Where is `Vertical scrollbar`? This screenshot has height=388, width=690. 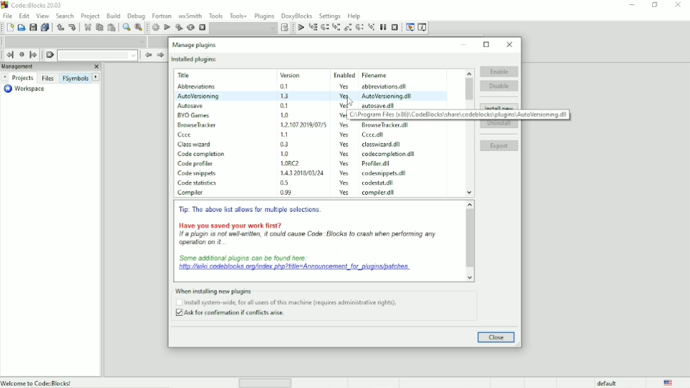 Vertical scrollbar is located at coordinates (470, 241).